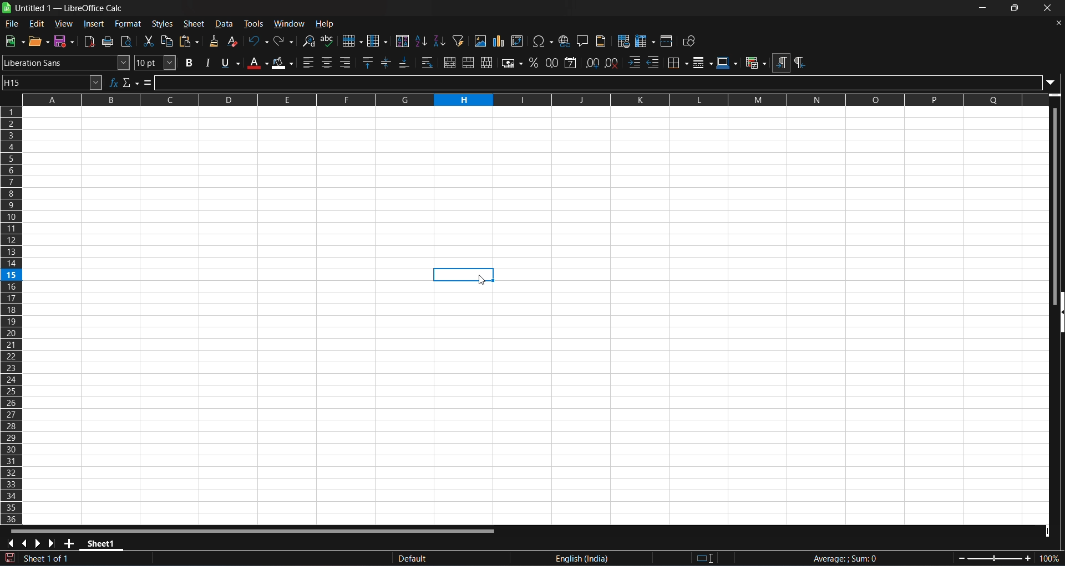 Image resolution: width=1065 pixels, height=566 pixels. What do you see at coordinates (196, 24) in the screenshot?
I see `sheet` at bounding box center [196, 24].